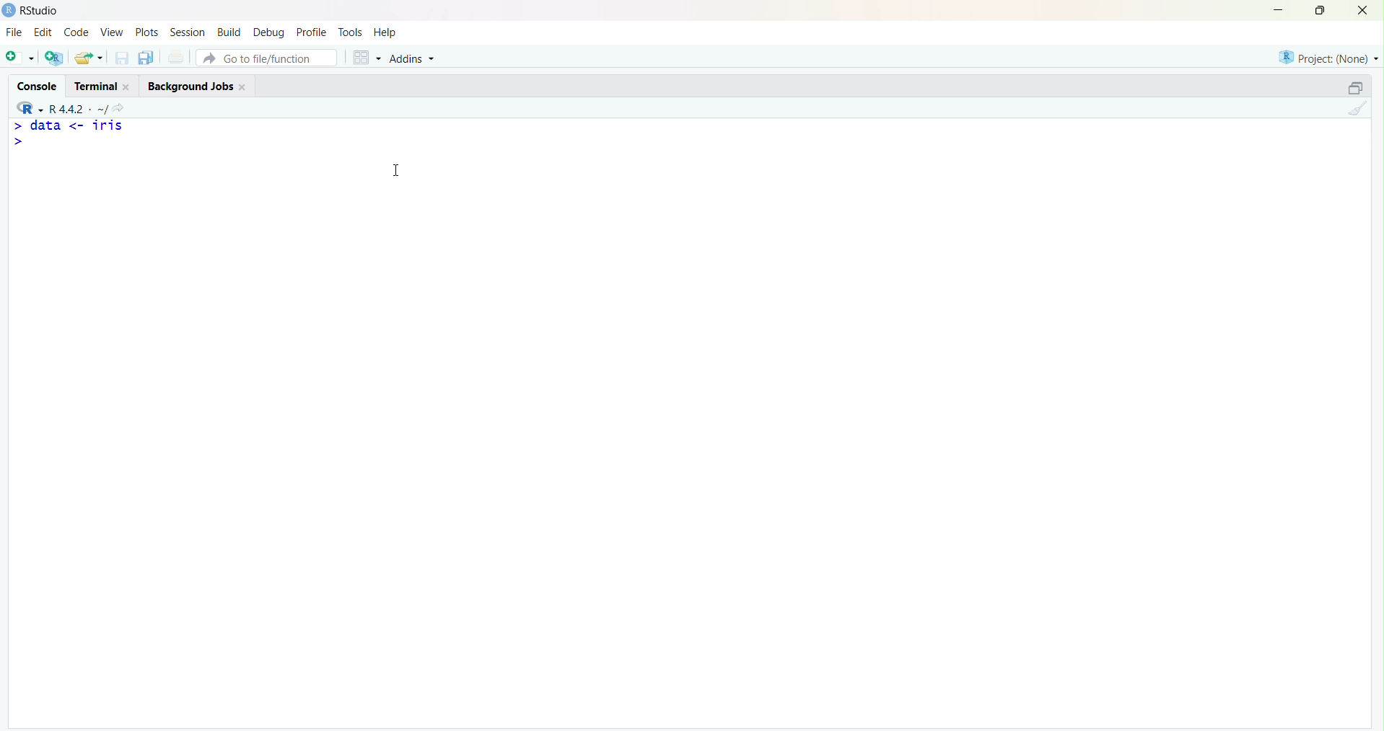 The height and width of the screenshot is (731, 1384). I want to click on Workspace panes, so click(364, 56).